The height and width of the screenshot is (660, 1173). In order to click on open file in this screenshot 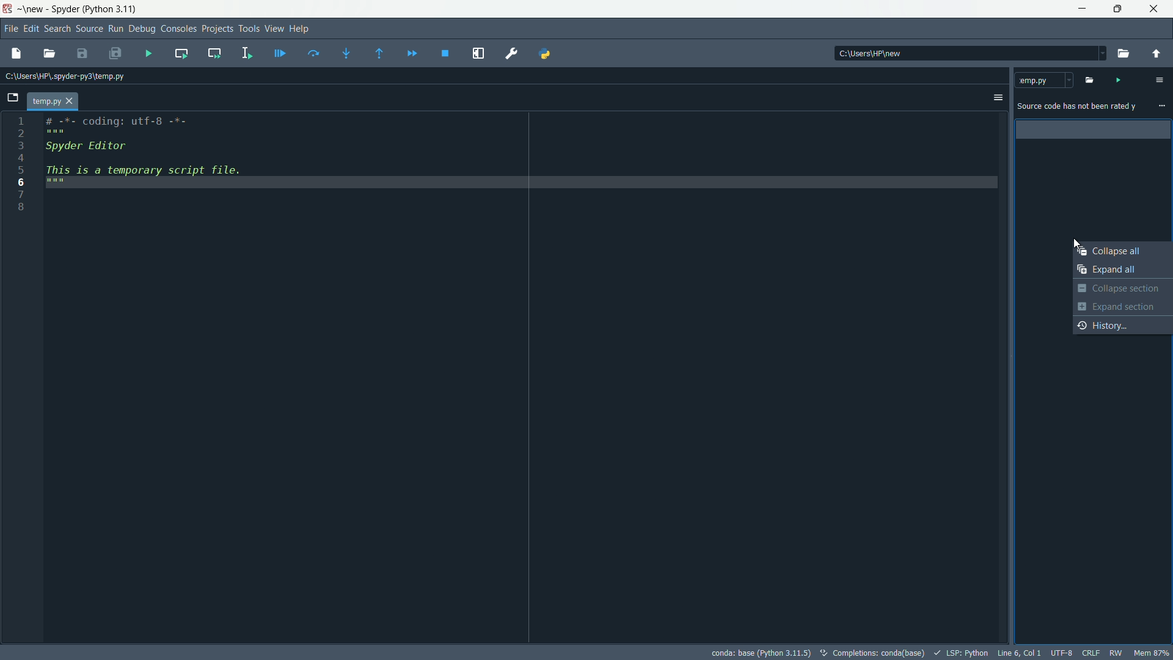, I will do `click(1088, 79)`.